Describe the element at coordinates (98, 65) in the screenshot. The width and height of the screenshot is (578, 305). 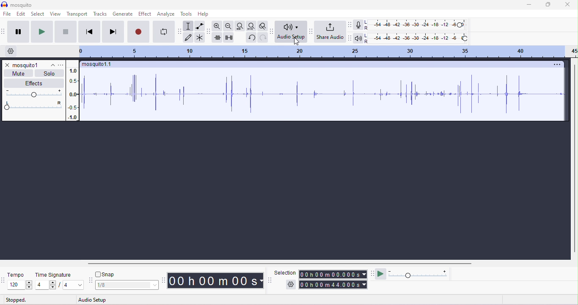
I see `track title` at that location.